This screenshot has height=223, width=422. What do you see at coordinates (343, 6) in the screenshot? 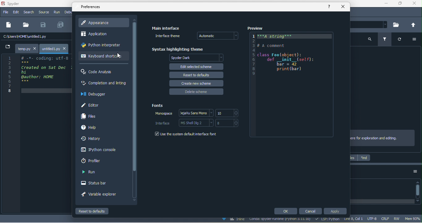
I see `close` at bounding box center [343, 6].